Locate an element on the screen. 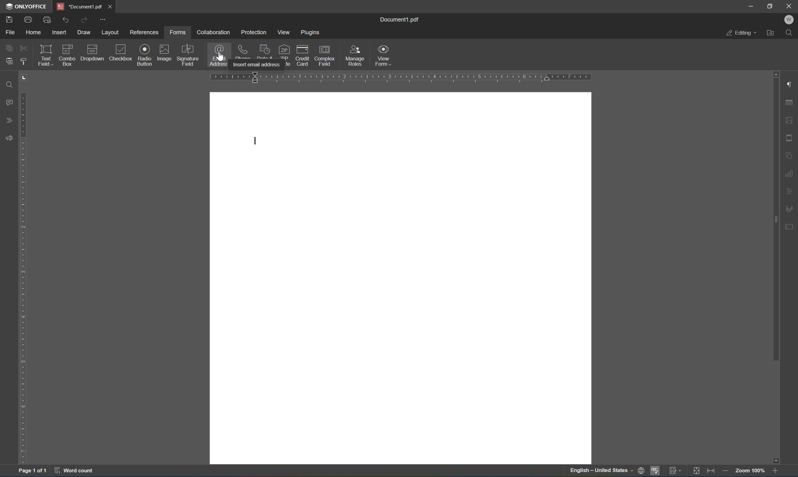  signature field is located at coordinates (189, 55).